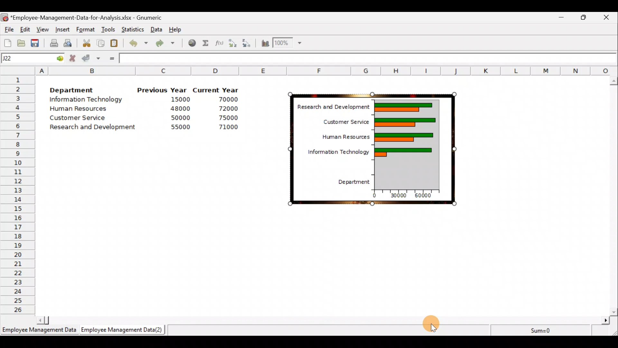 The image size is (618, 348). I want to click on Information Technology, so click(332, 152).